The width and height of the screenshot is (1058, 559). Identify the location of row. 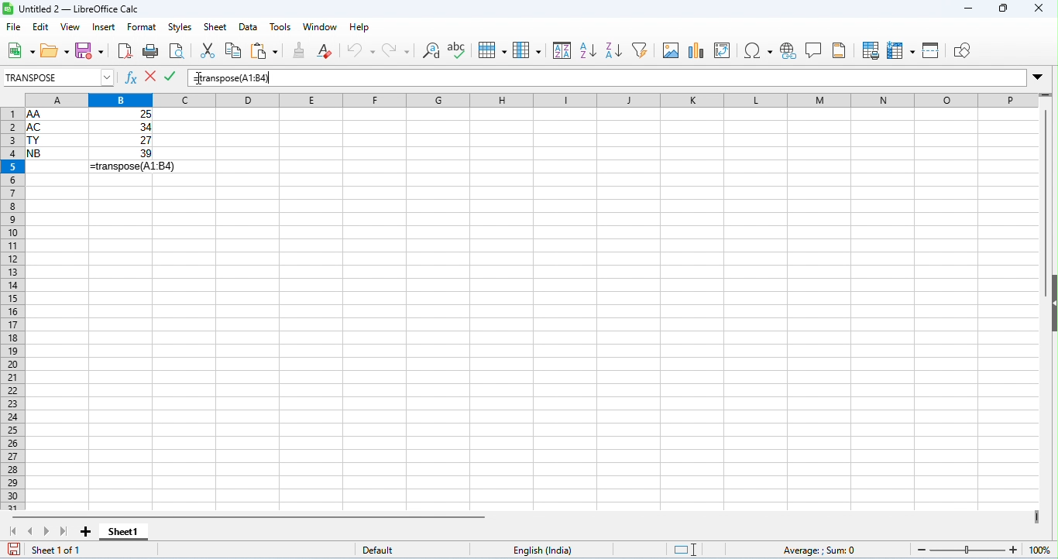
(493, 50).